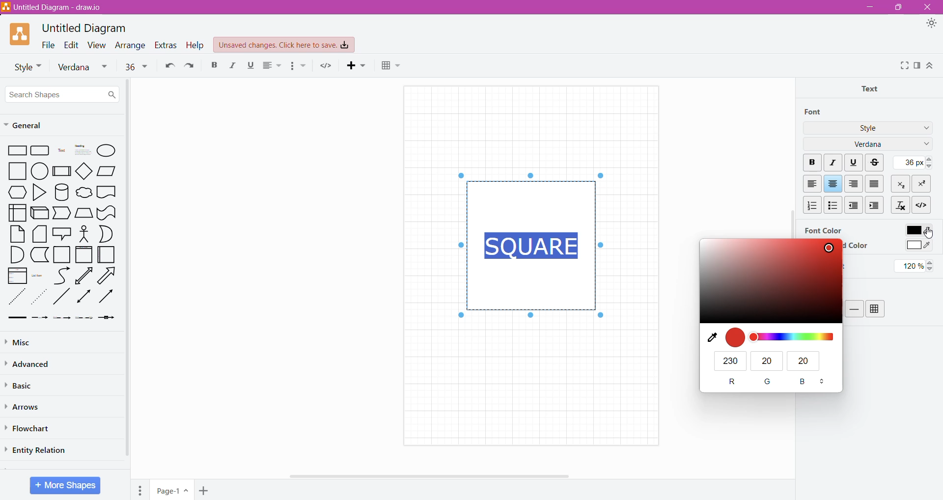 This screenshot has width=943, height=500. What do you see at coordinates (284, 45) in the screenshot?
I see `Unsaved Changes. Click here to save` at bounding box center [284, 45].